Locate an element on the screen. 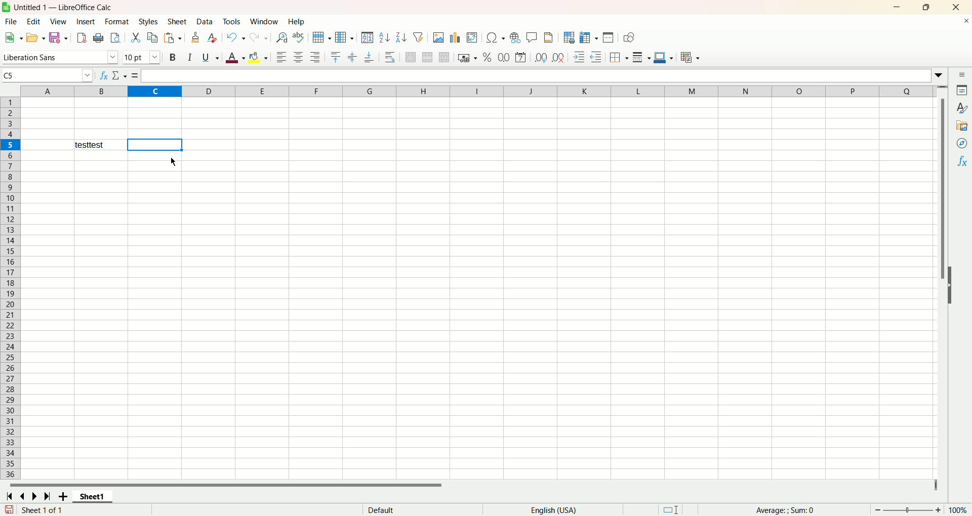  maximize is located at coordinates (925, 9).